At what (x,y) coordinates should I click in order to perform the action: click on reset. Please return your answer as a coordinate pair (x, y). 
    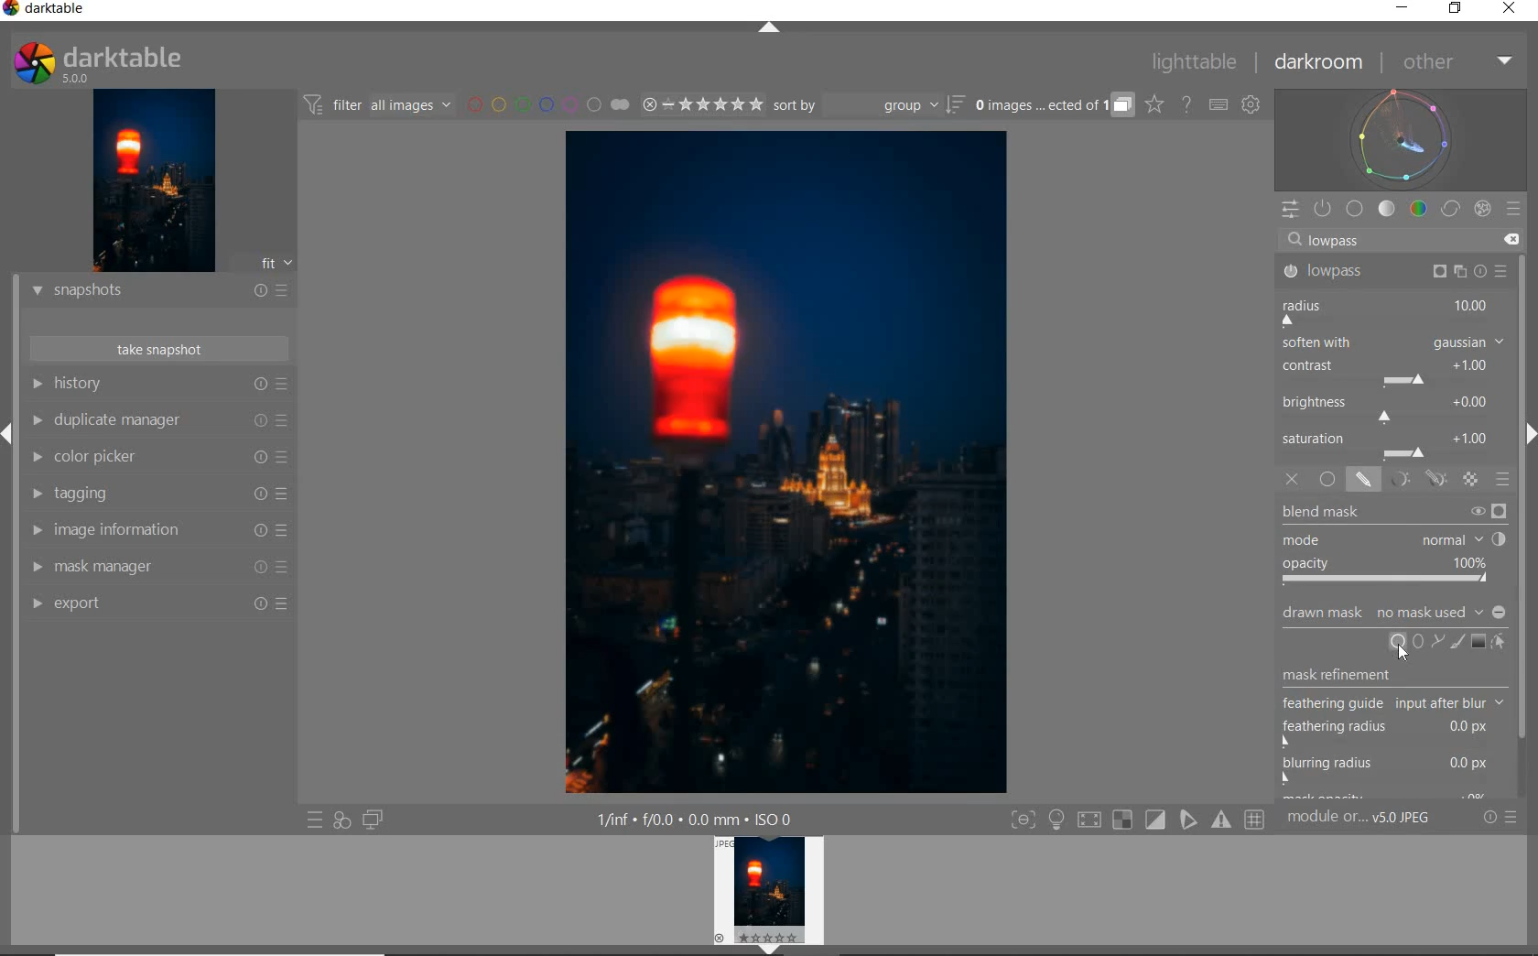
    Looking at the image, I should click on (1483, 274).